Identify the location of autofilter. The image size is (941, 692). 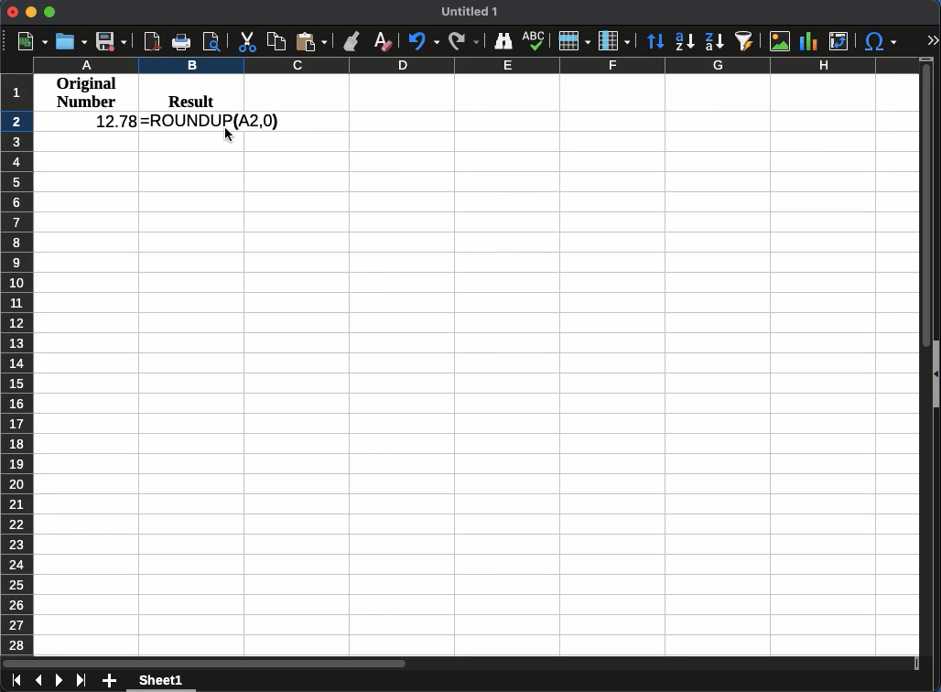
(746, 40).